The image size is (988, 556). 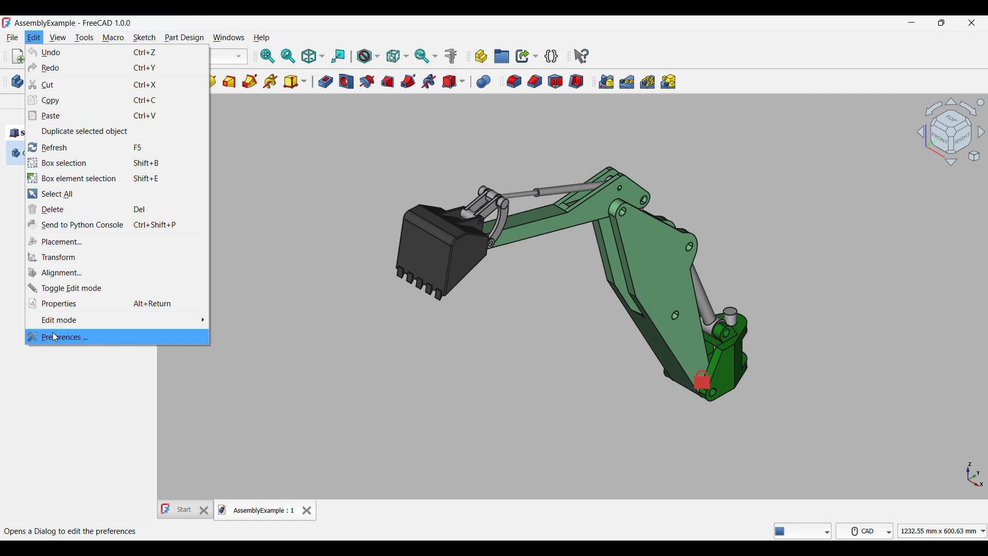 What do you see at coordinates (484, 82) in the screenshot?
I see `Boolean operation` at bounding box center [484, 82].